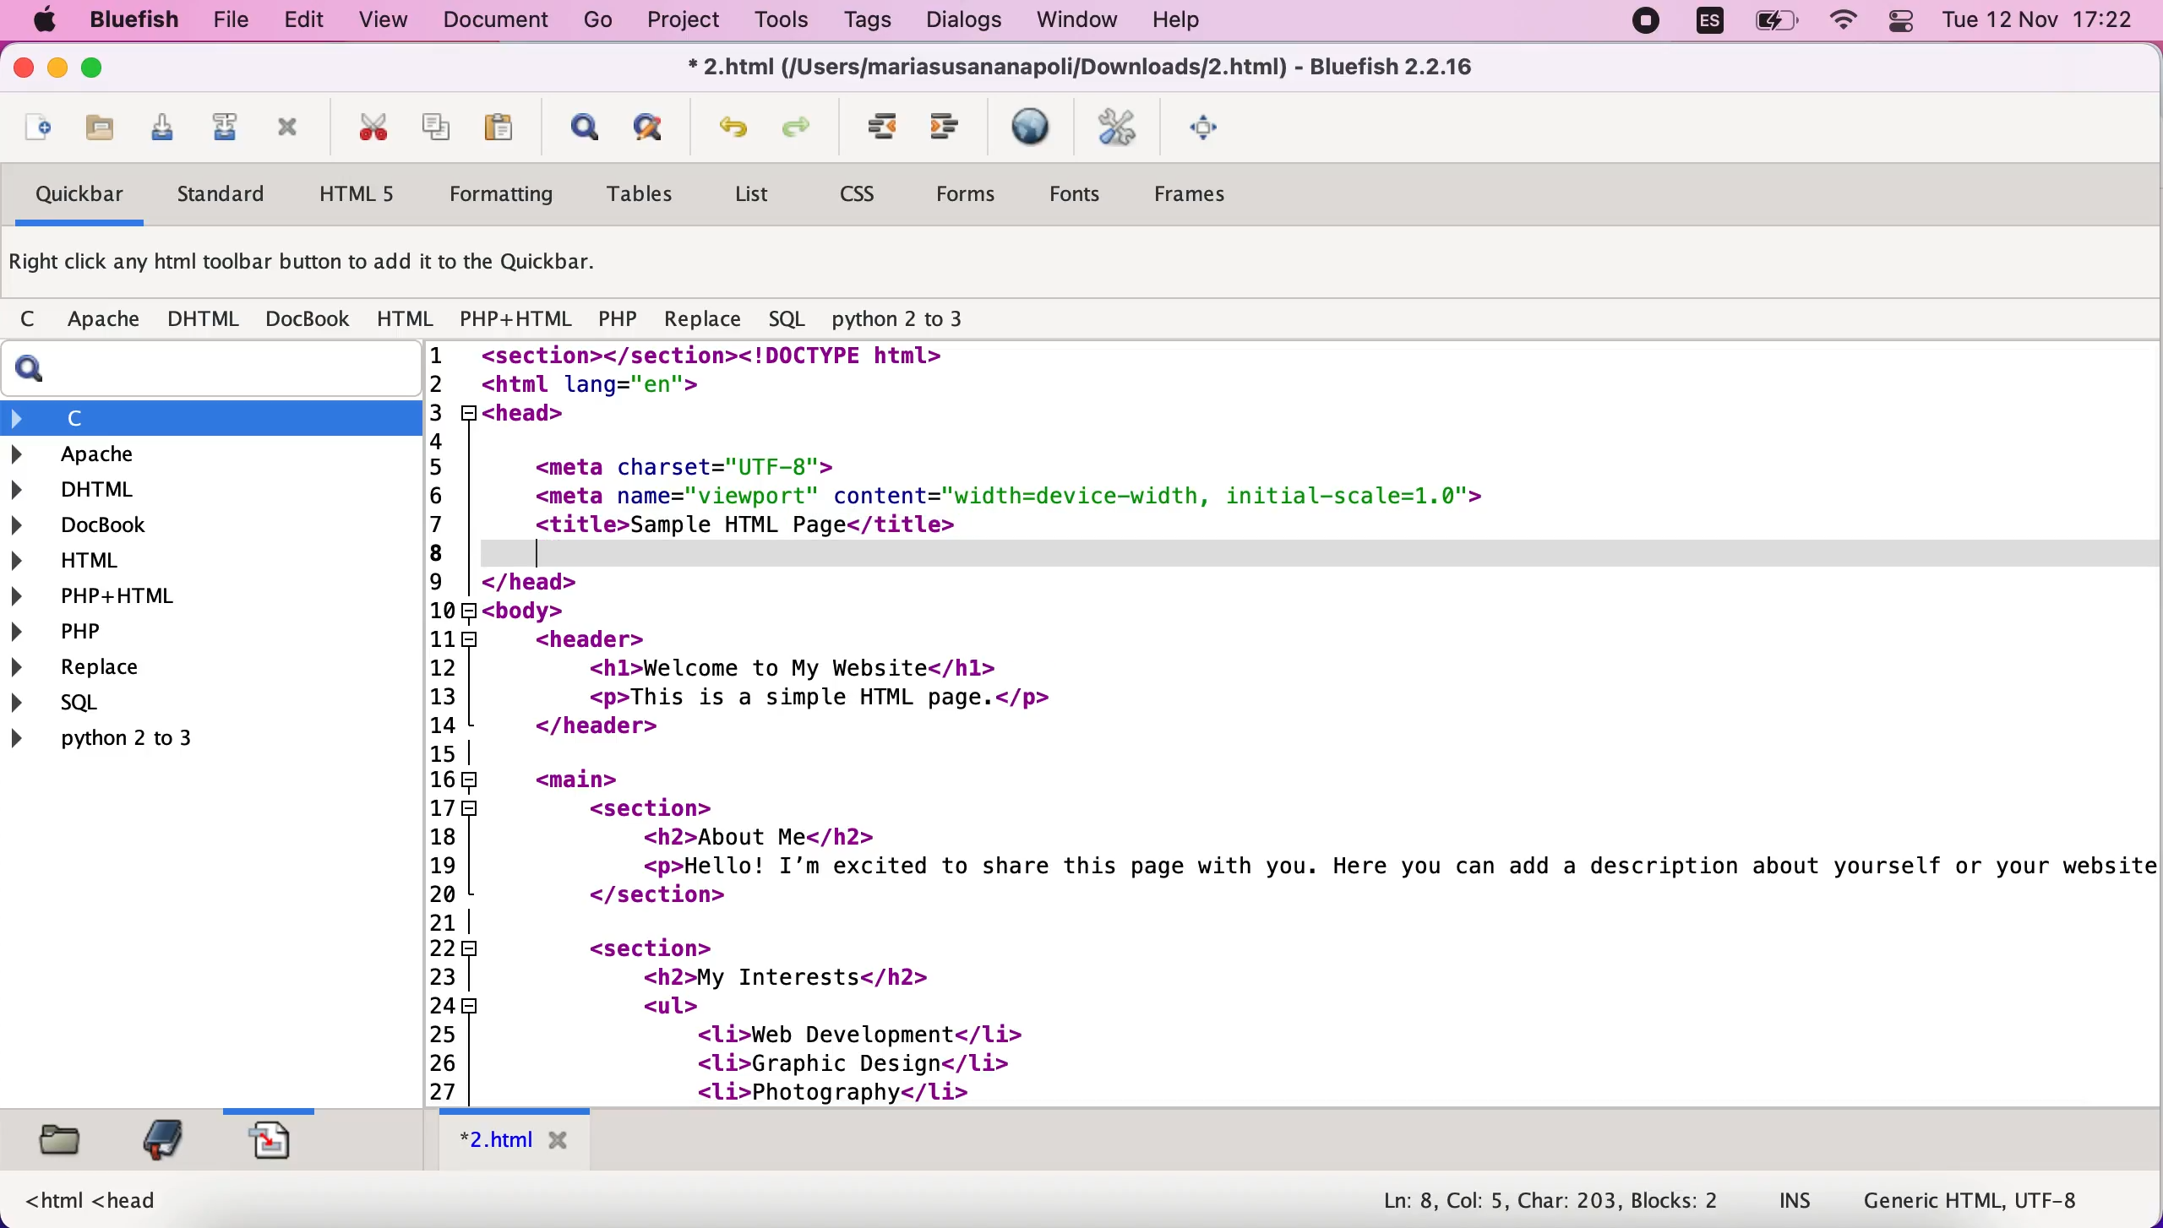 The width and height of the screenshot is (2163, 1228). What do you see at coordinates (787, 317) in the screenshot?
I see `sql` at bounding box center [787, 317].